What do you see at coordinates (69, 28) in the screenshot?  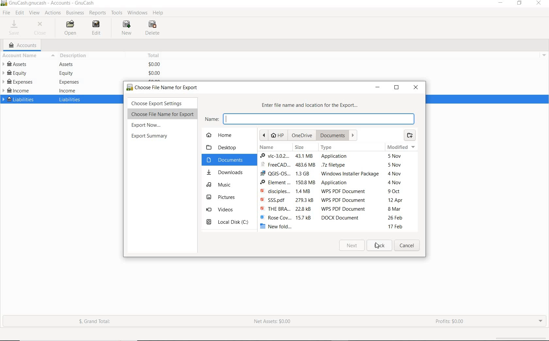 I see `OPEN` at bounding box center [69, 28].